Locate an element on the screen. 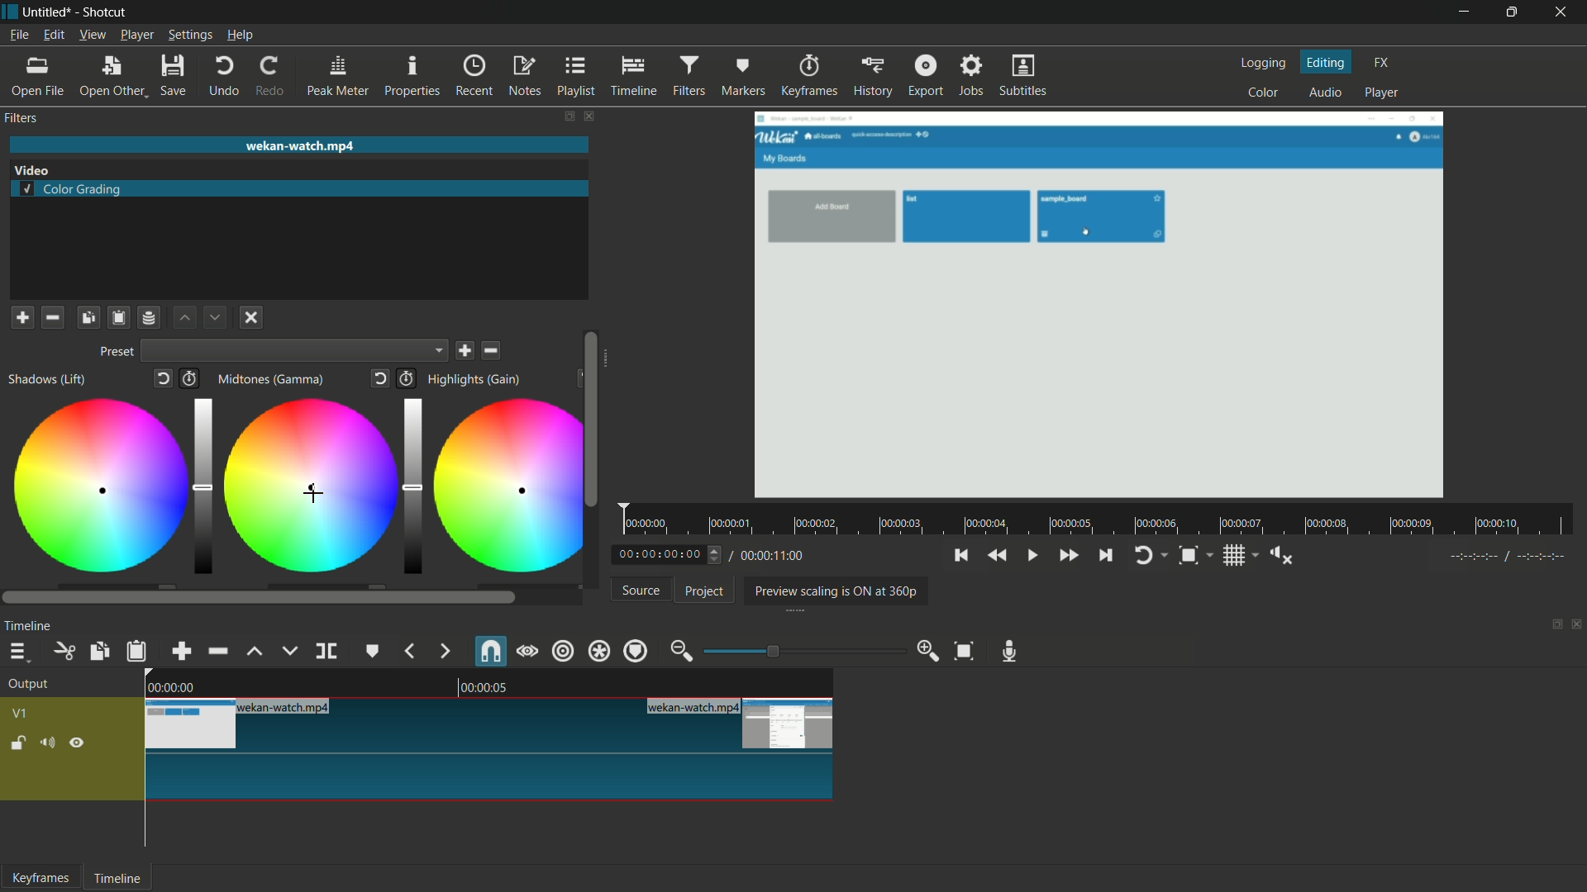  settings menu is located at coordinates (189, 35).